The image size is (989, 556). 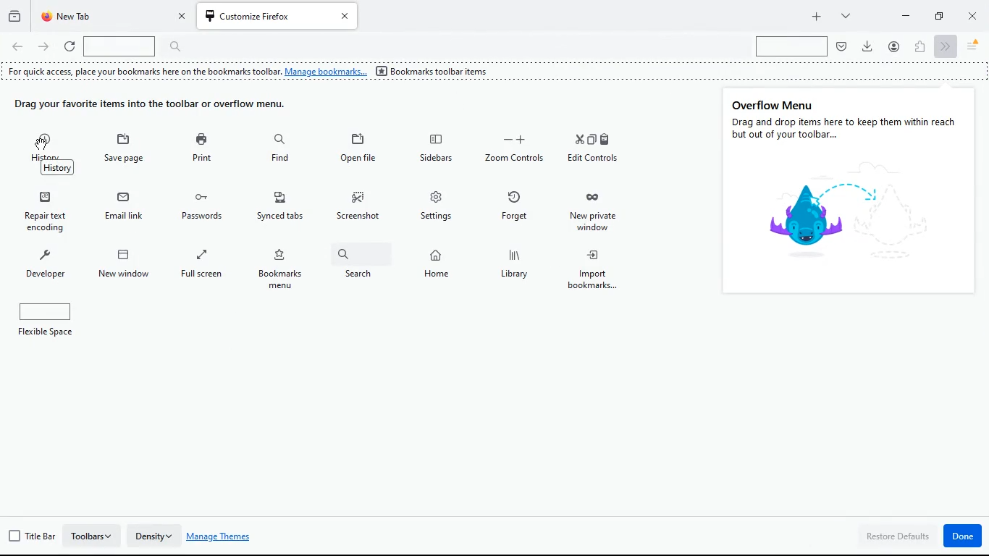 I want to click on repair text encoding, so click(x=47, y=211).